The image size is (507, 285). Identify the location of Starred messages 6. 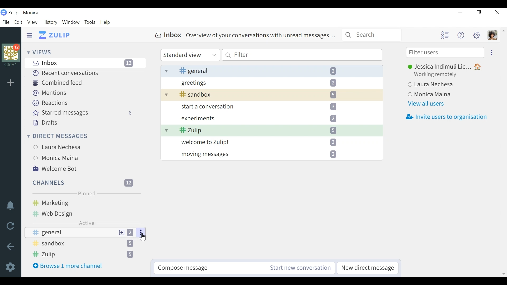
(84, 113).